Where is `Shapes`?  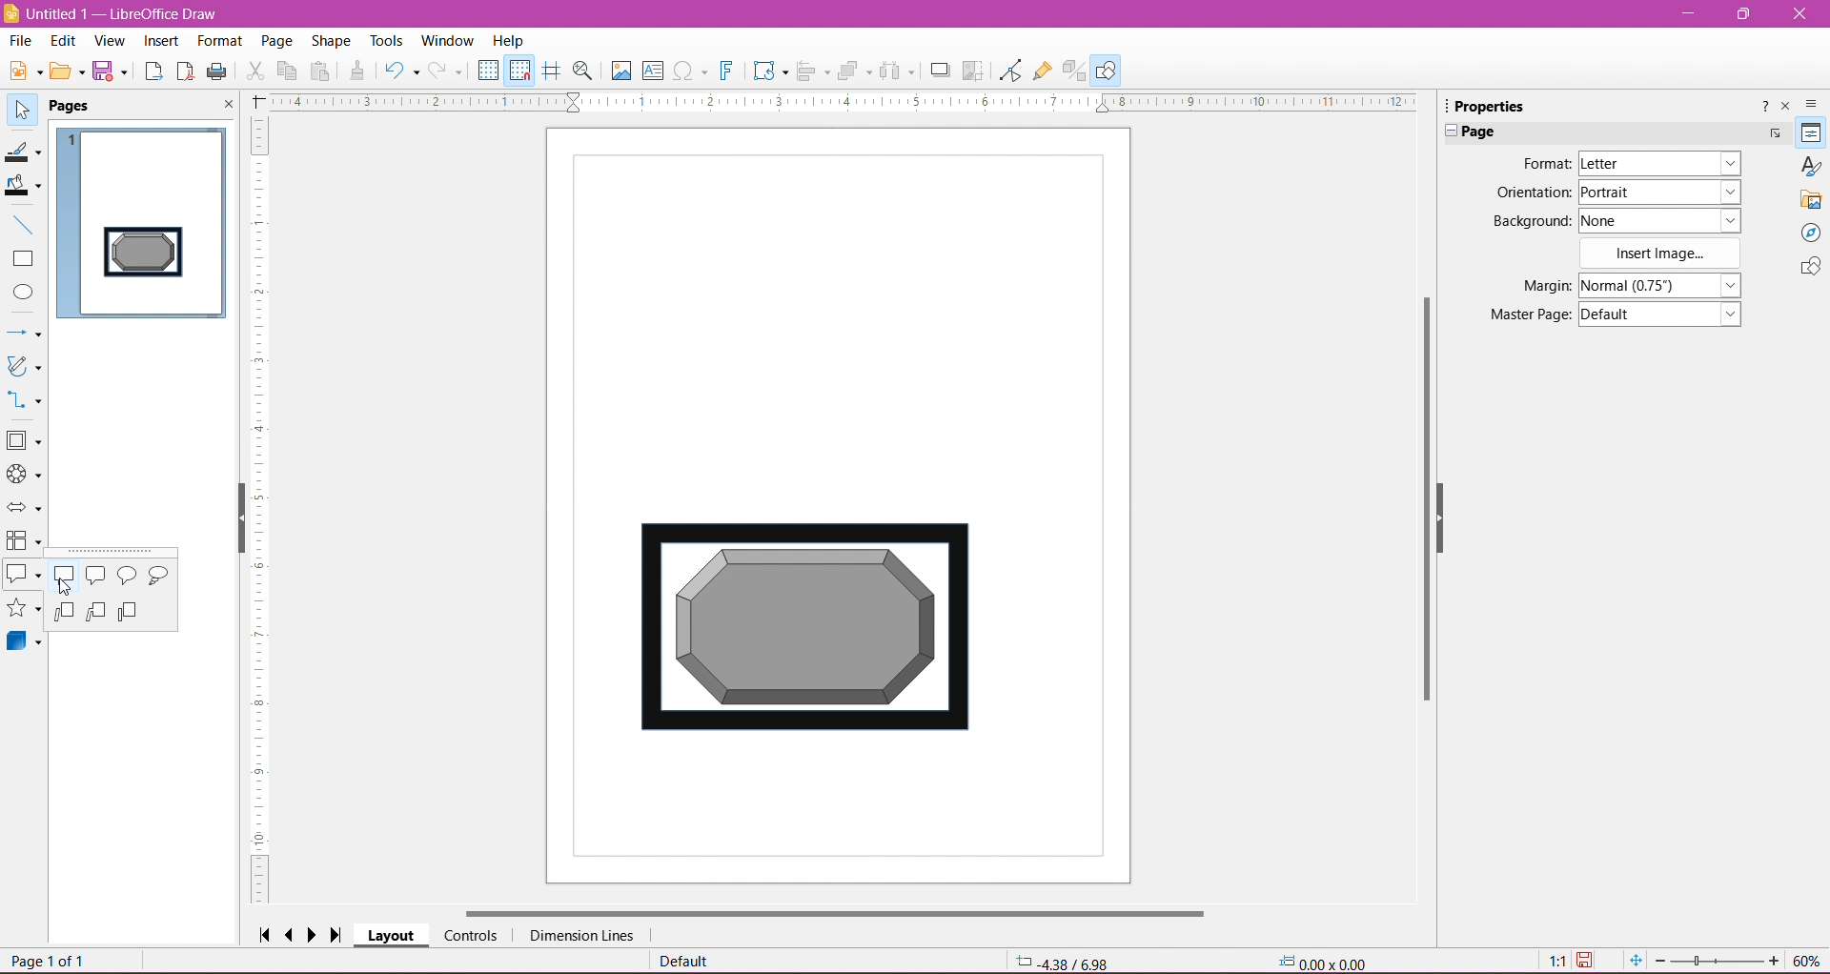 Shapes is located at coordinates (1808, 269).